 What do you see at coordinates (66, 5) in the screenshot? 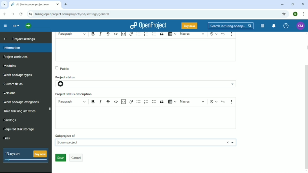
I see `New tab` at bounding box center [66, 5].